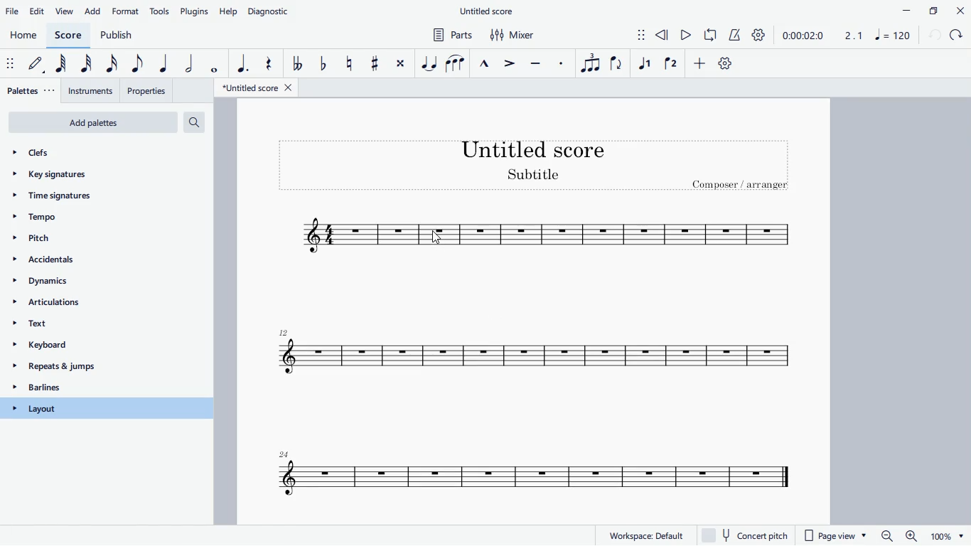 This screenshot has width=971, height=546. Describe the element at coordinates (350, 63) in the screenshot. I see `toggle natural` at that location.